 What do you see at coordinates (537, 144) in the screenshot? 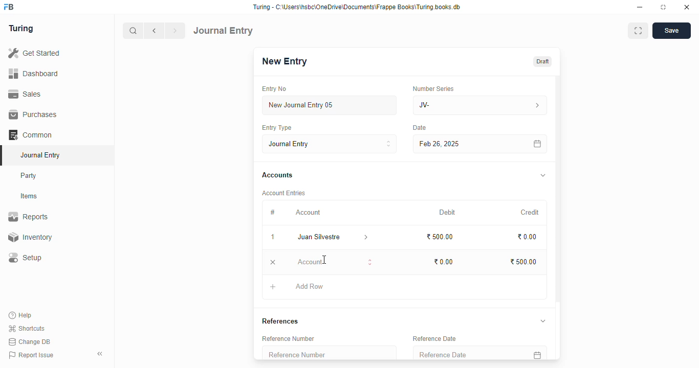
I see `calendar icon` at bounding box center [537, 144].